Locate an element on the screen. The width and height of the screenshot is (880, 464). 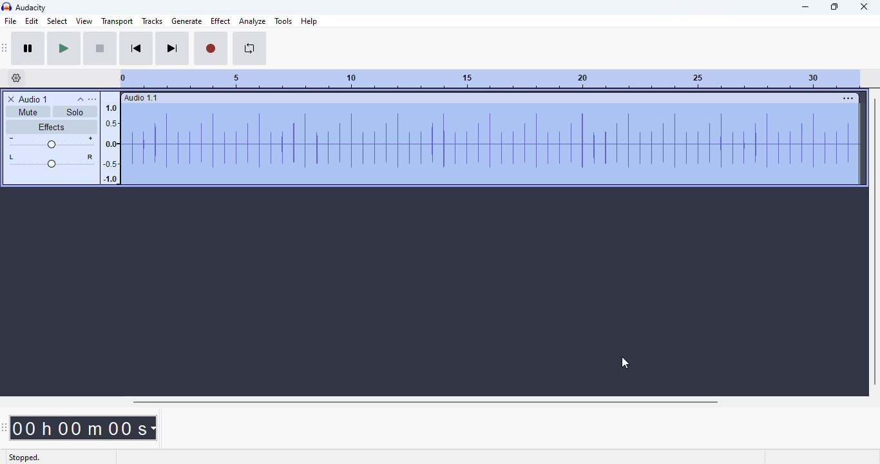
audacity is located at coordinates (32, 7).